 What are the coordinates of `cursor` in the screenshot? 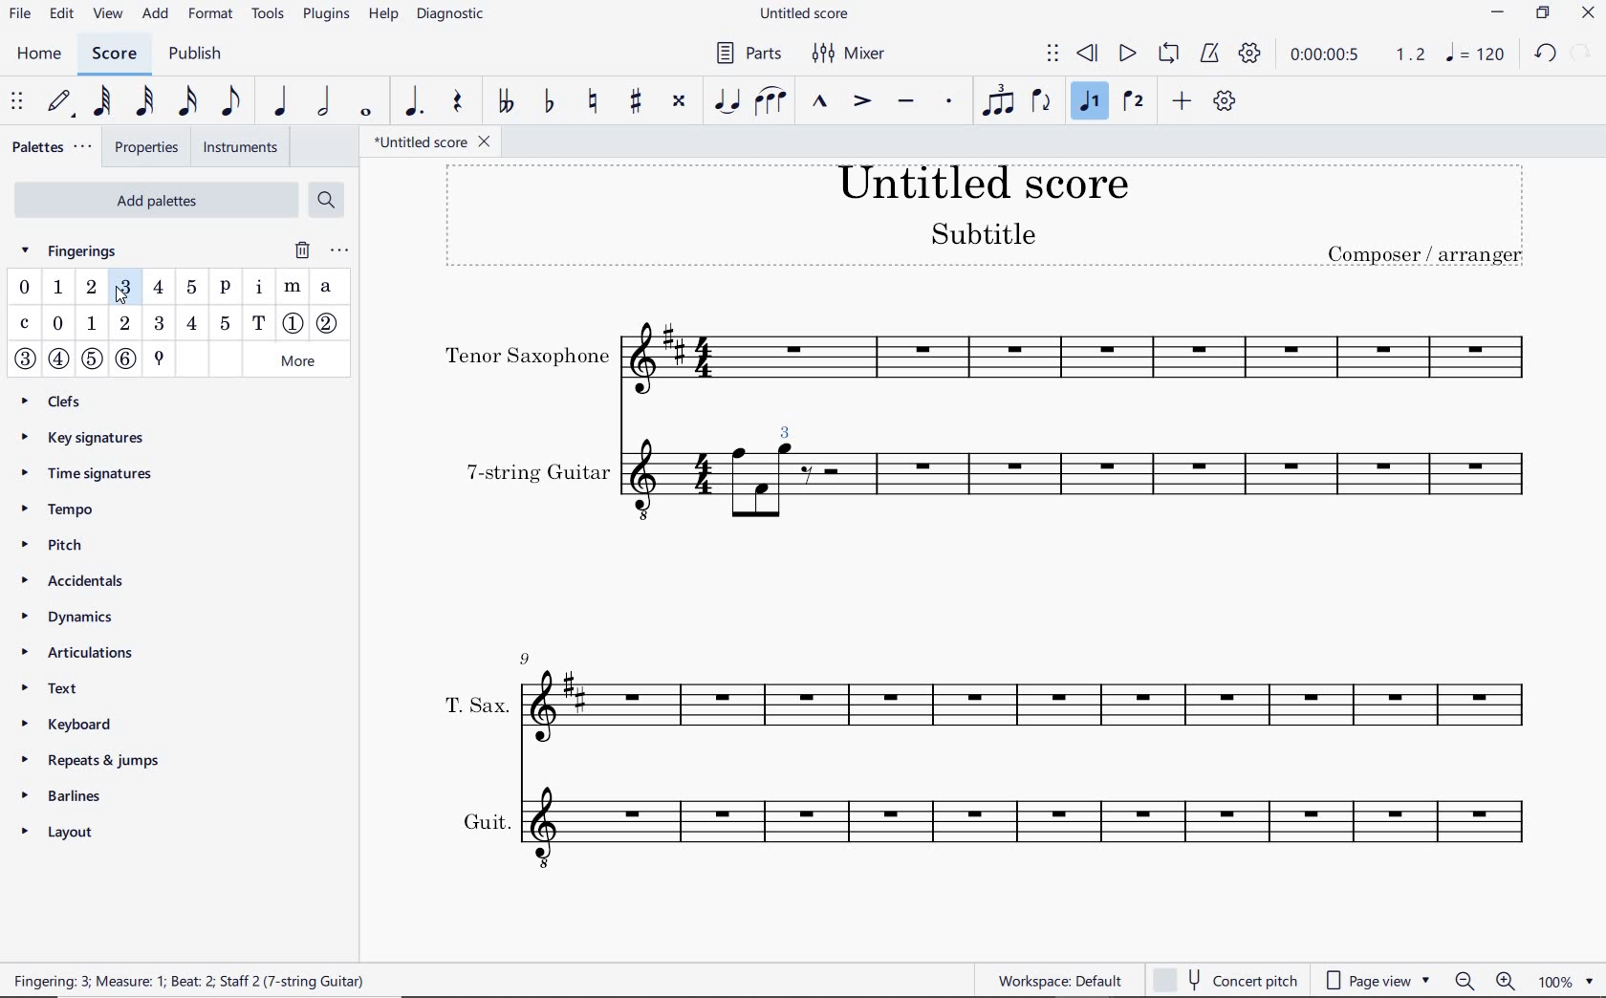 It's located at (121, 296).